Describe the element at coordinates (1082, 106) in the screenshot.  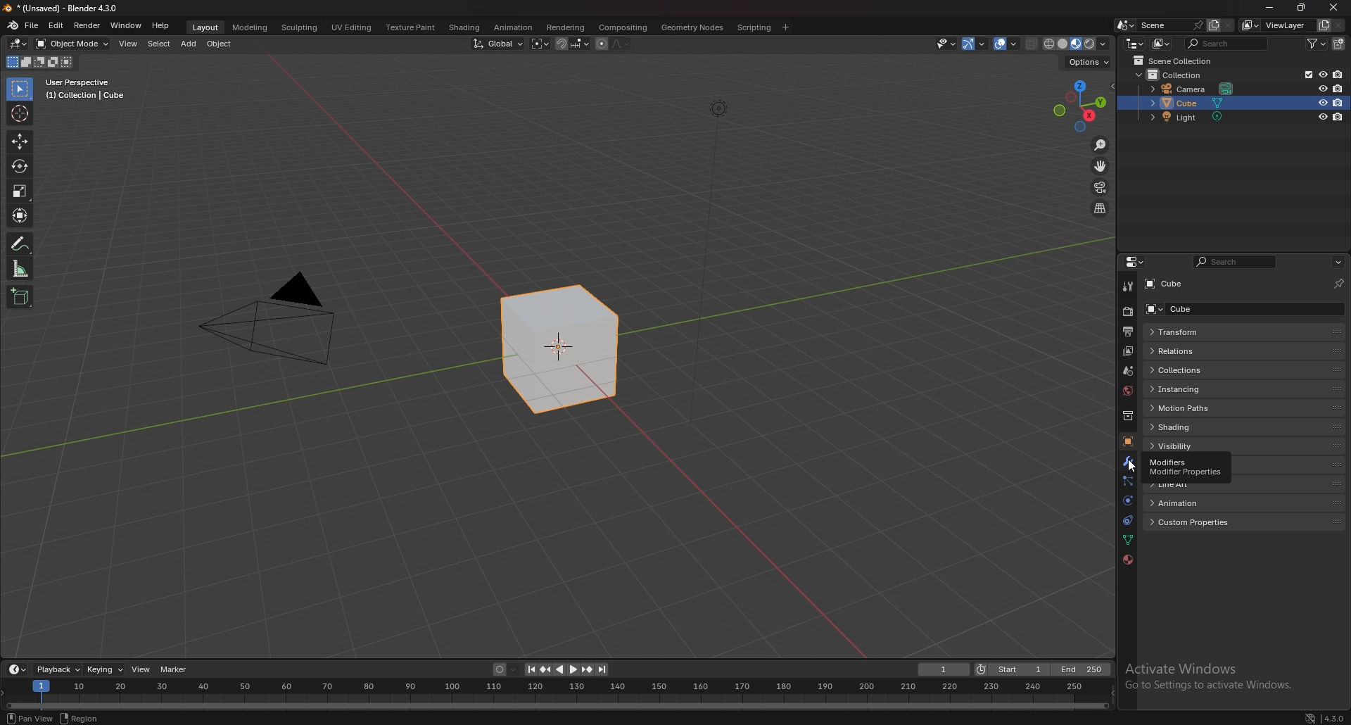
I see `use a preset viewport` at that location.